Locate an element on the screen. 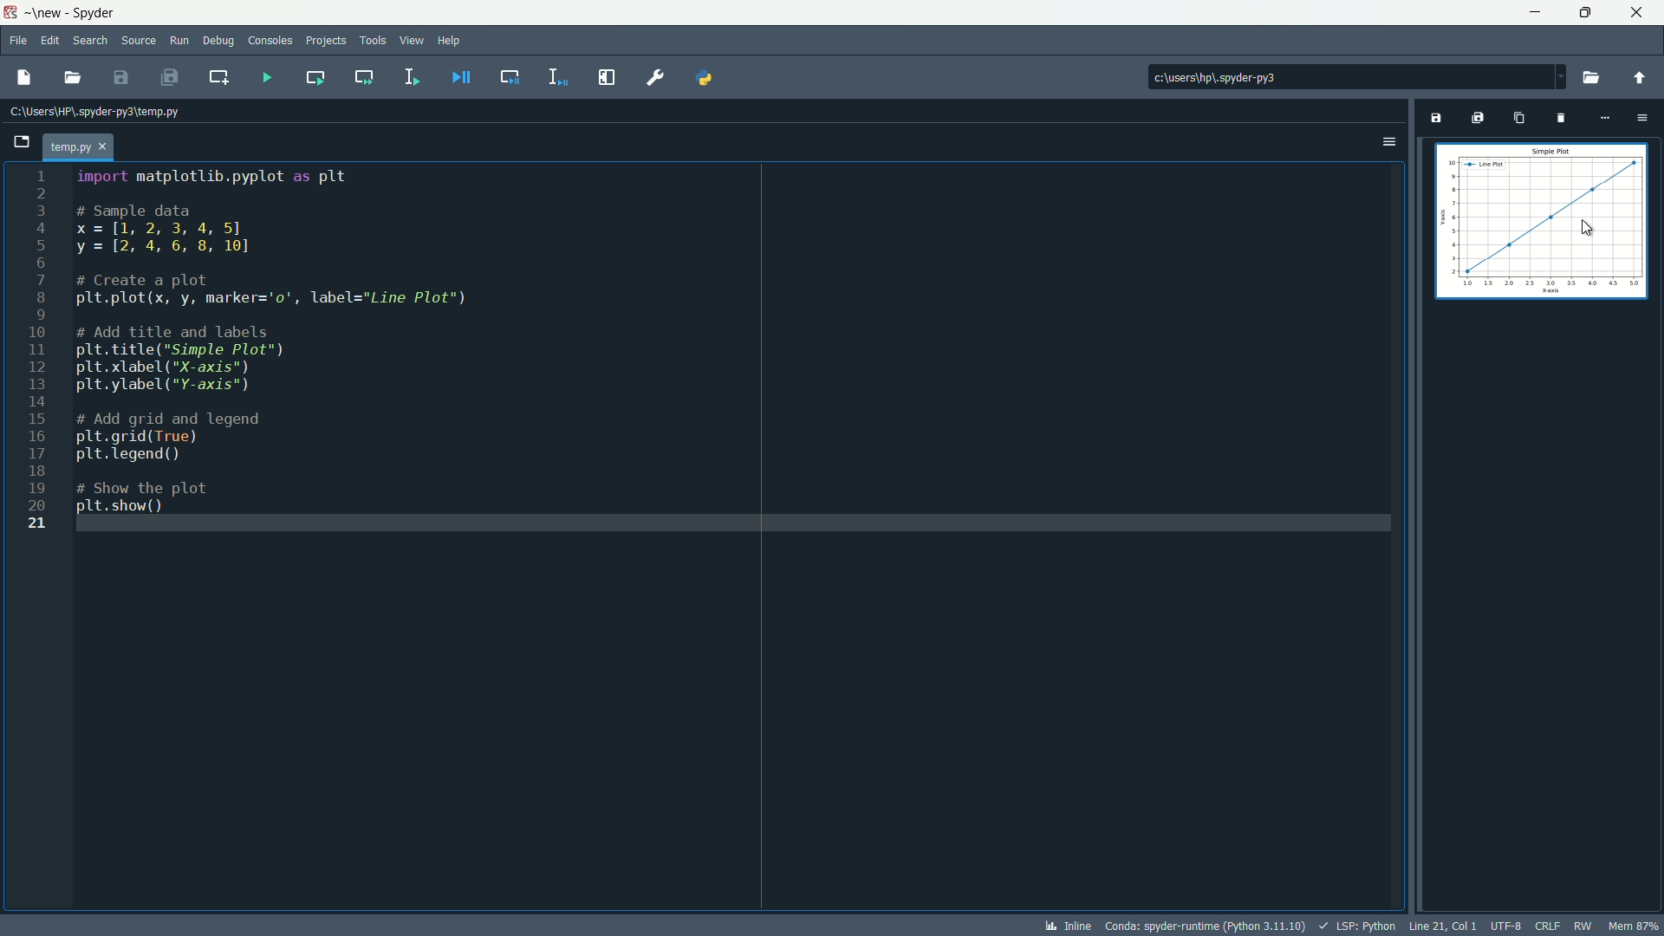  run menu is located at coordinates (179, 39).